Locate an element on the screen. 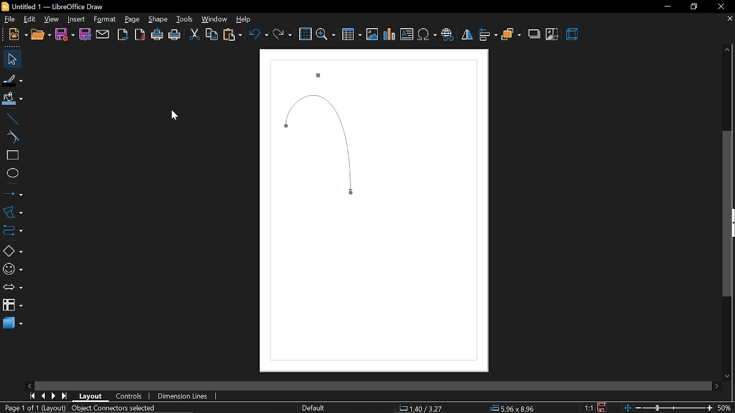  curve is located at coordinates (11, 137).